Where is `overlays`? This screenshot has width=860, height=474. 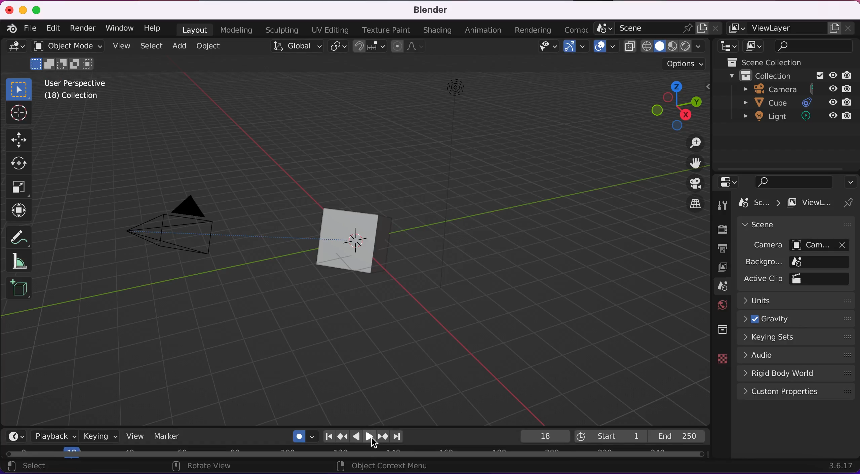 overlays is located at coordinates (602, 49).